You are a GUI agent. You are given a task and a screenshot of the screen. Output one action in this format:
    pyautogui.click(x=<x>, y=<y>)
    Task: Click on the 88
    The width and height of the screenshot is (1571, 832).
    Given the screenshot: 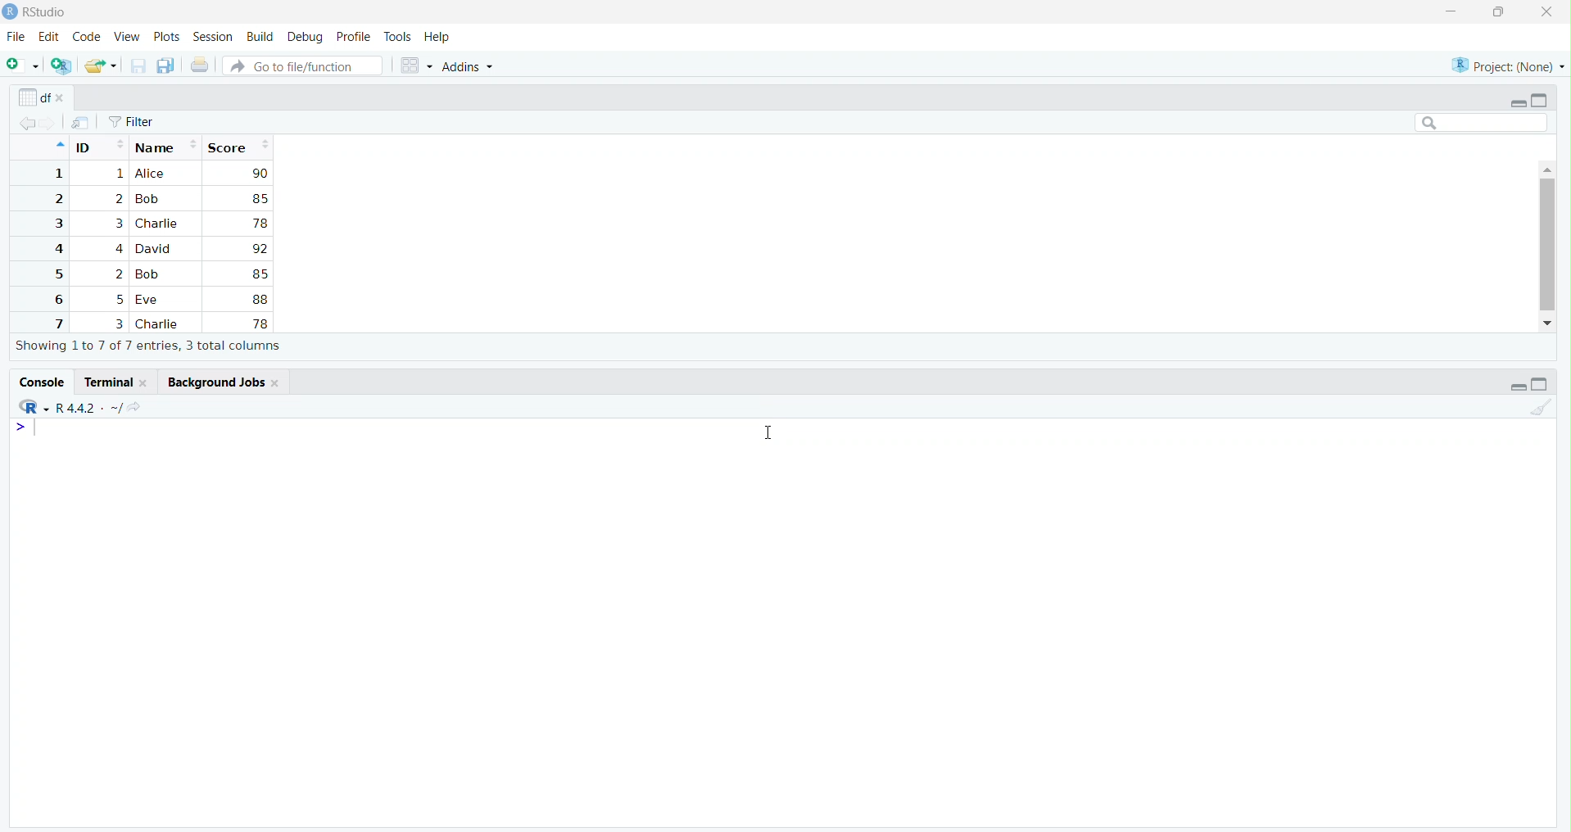 What is the action you would take?
    pyautogui.click(x=260, y=299)
    